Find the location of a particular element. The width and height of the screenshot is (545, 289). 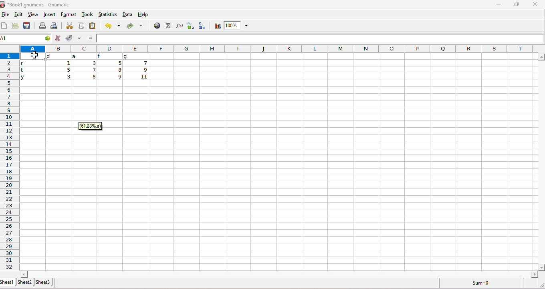

edit is located at coordinates (17, 15).